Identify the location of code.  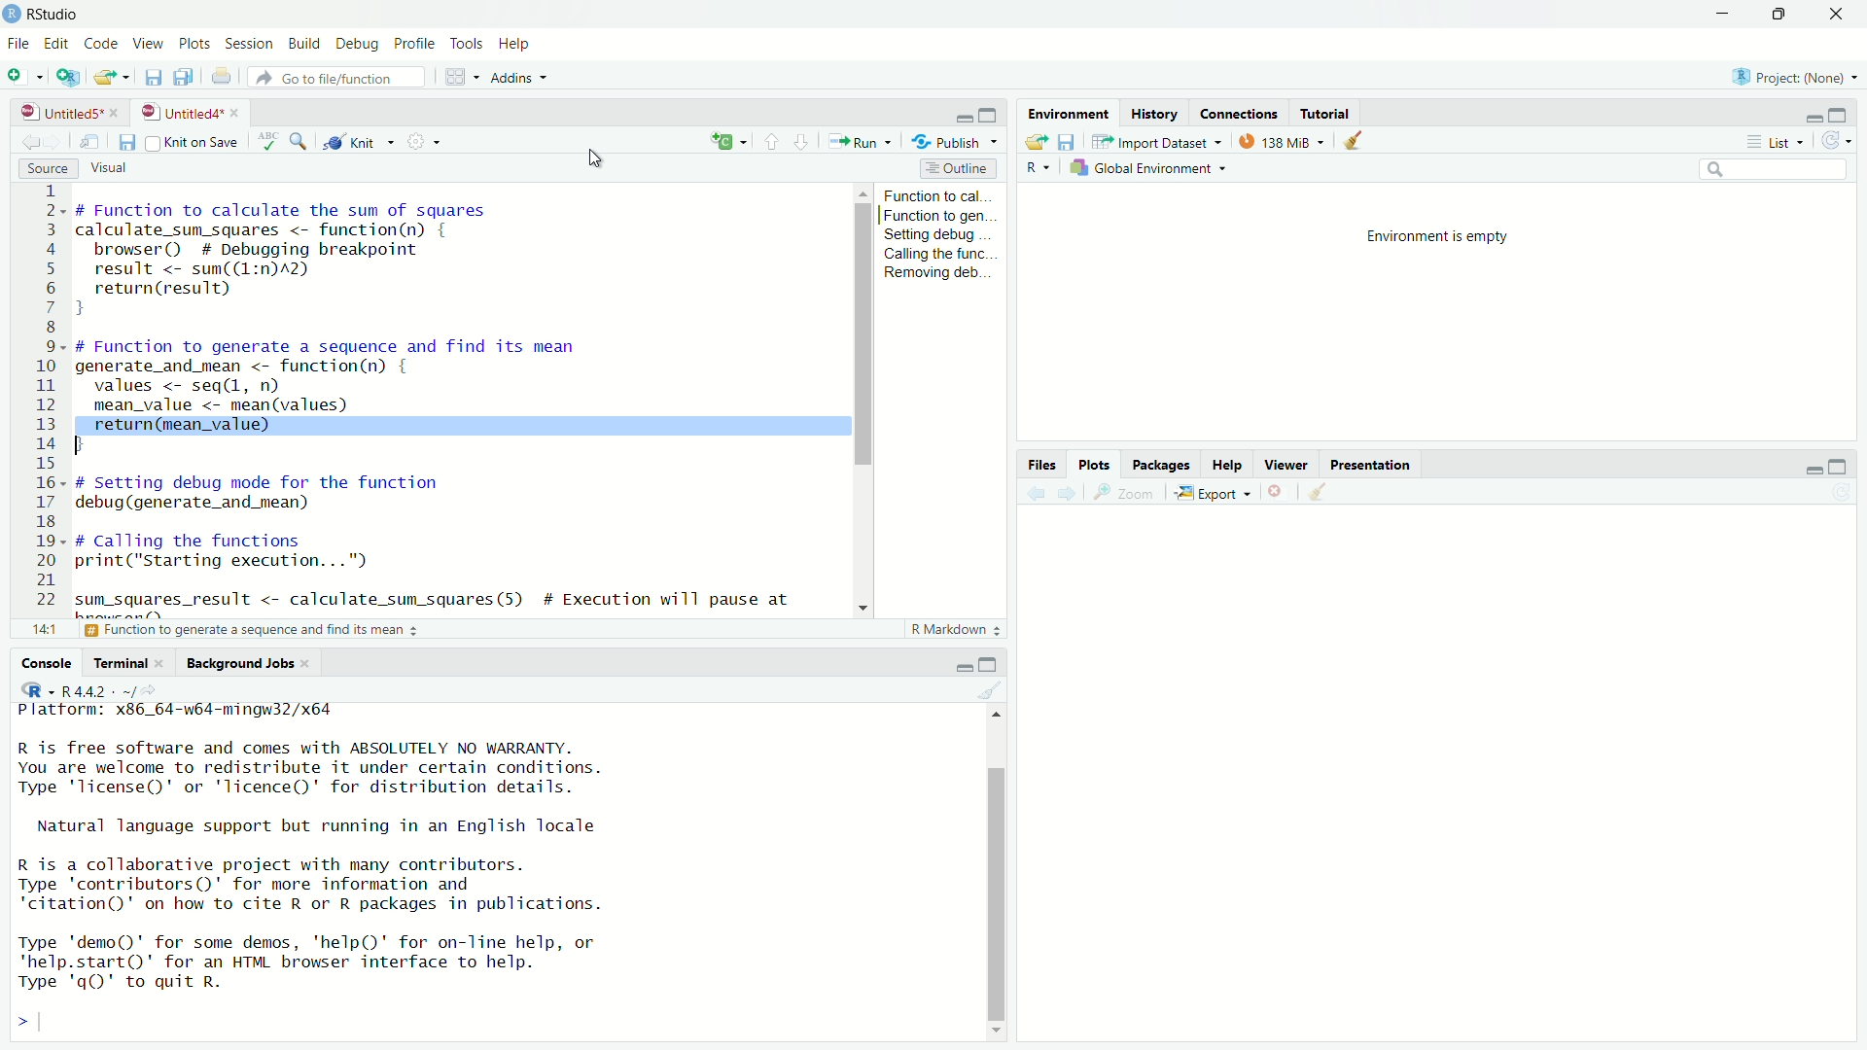
(104, 41).